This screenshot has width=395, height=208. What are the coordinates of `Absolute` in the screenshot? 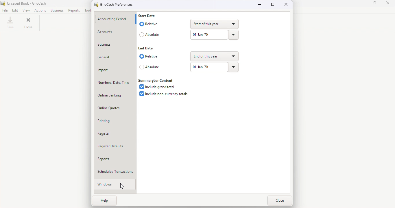 It's located at (149, 66).